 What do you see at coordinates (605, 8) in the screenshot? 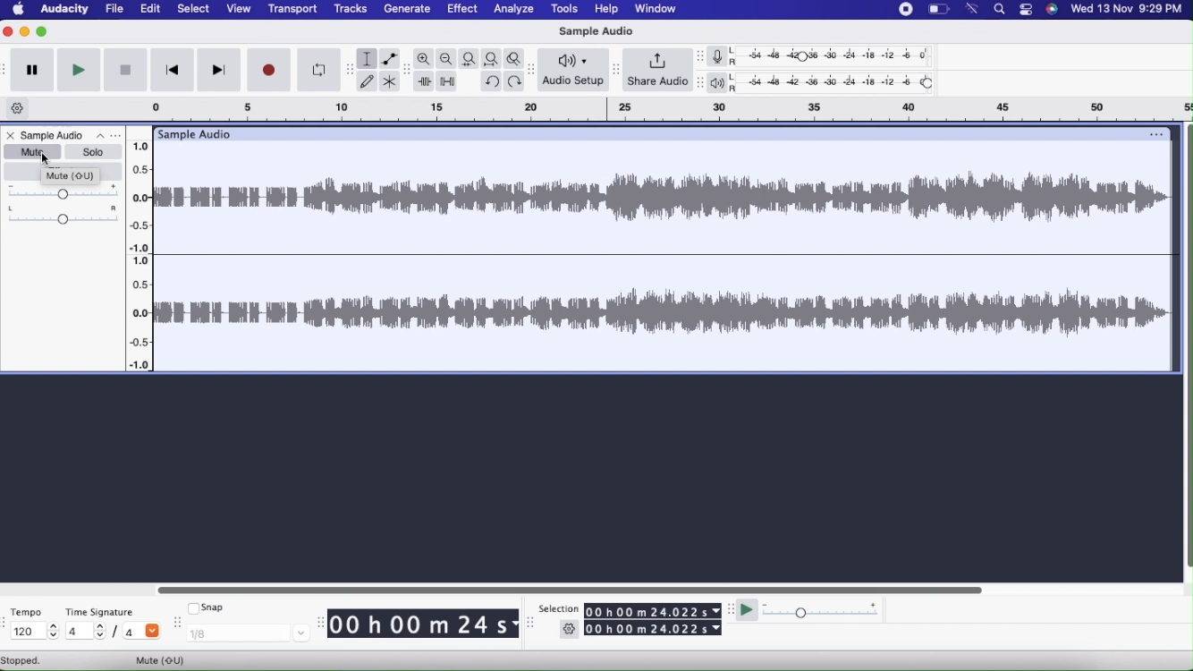
I see `Help` at bounding box center [605, 8].